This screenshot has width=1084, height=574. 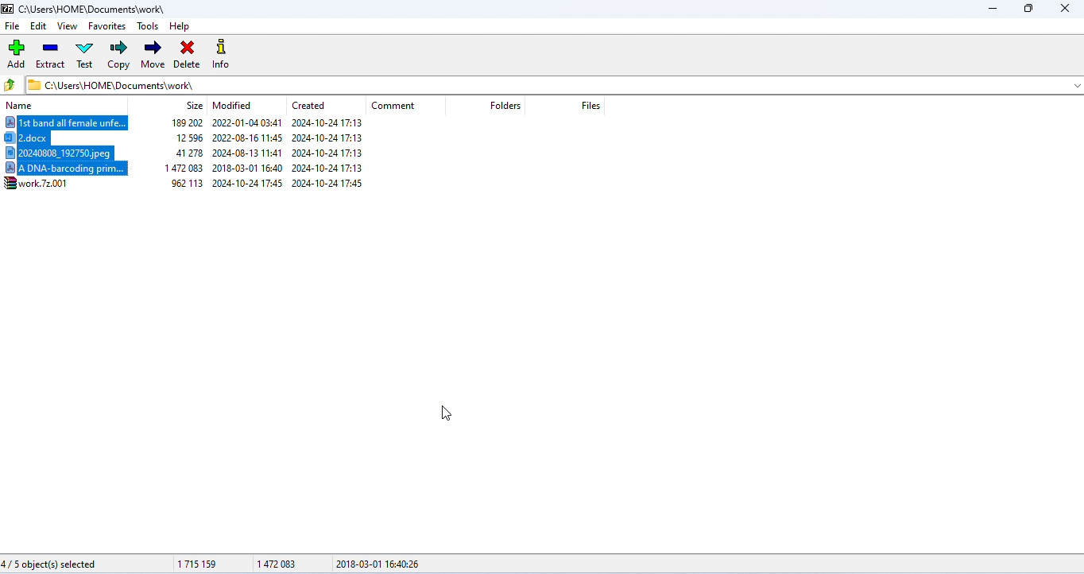 What do you see at coordinates (225, 56) in the screenshot?
I see `info` at bounding box center [225, 56].